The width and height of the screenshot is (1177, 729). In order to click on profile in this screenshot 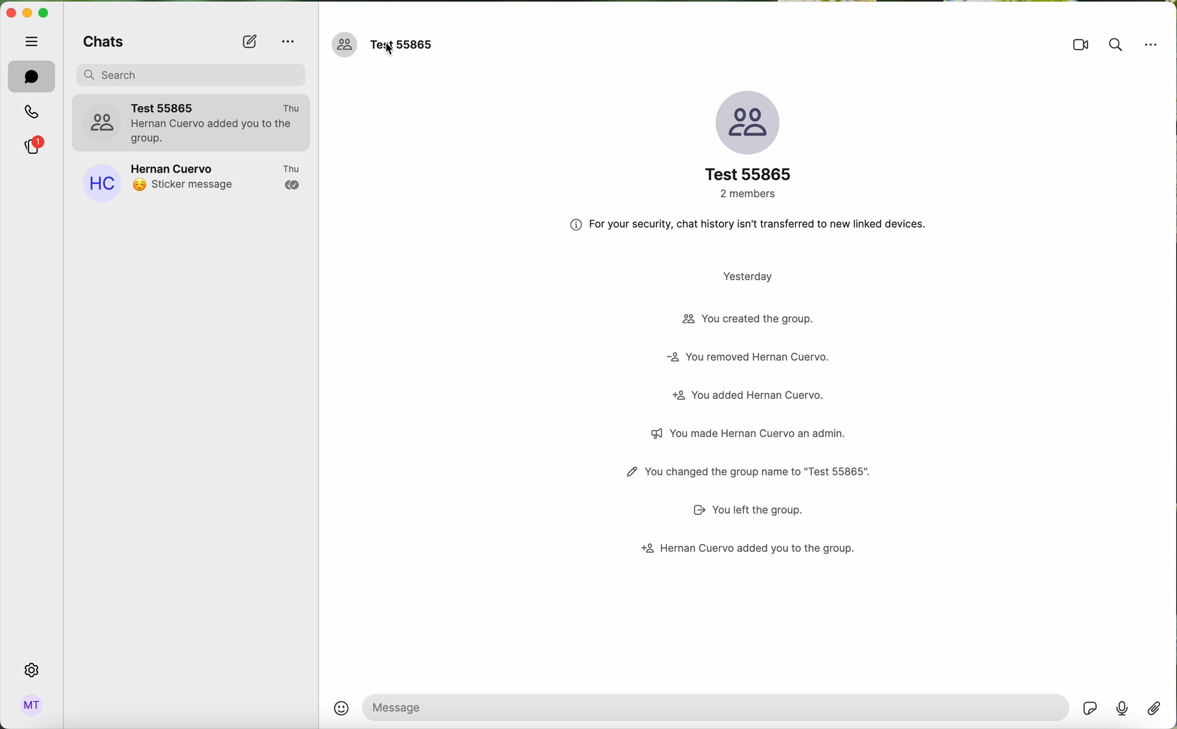, I will do `click(32, 706)`.